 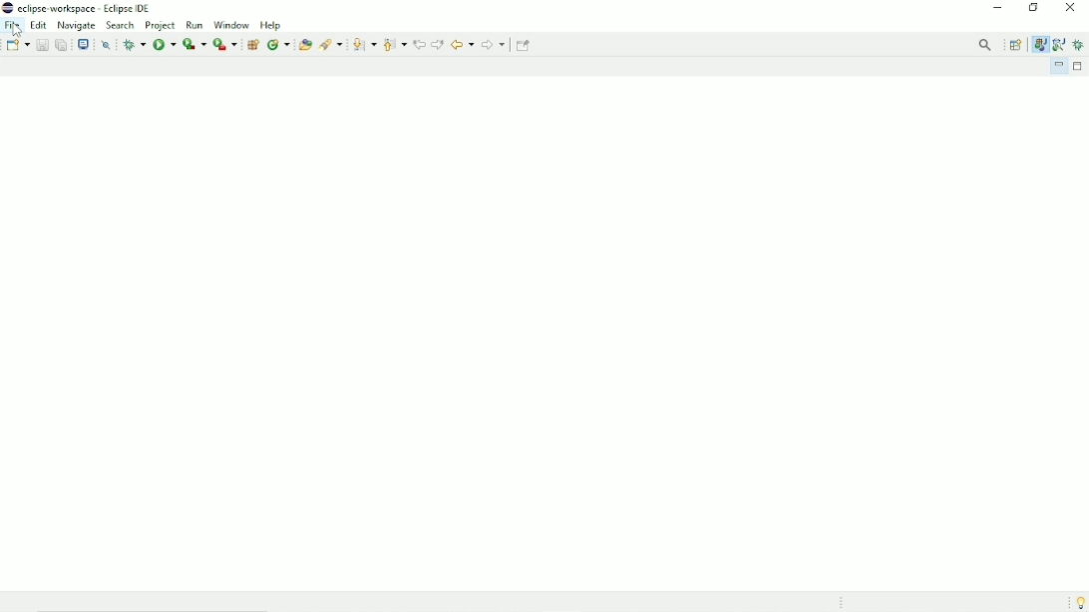 I want to click on File, so click(x=12, y=25).